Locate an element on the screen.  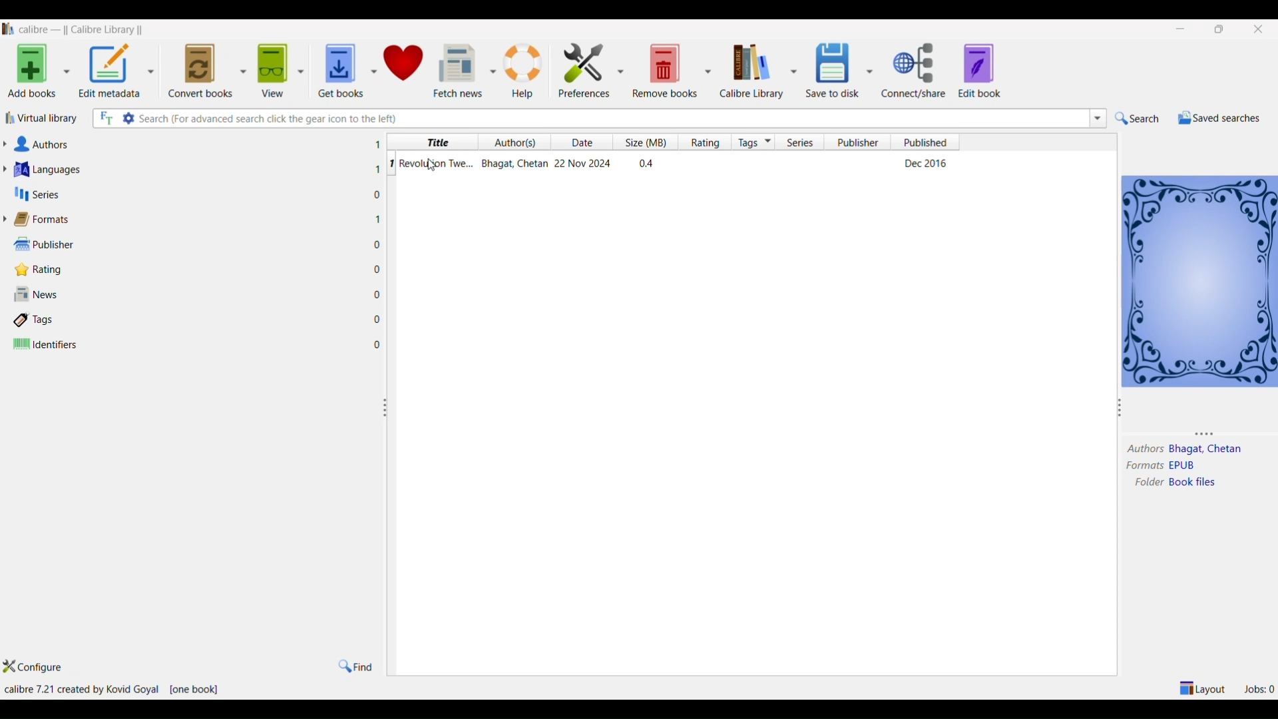
calibre library is located at coordinates (749, 71).